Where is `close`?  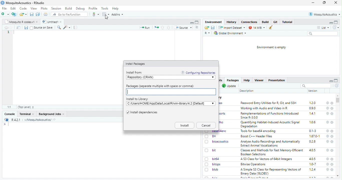
close is located at coordinates (37, 22).